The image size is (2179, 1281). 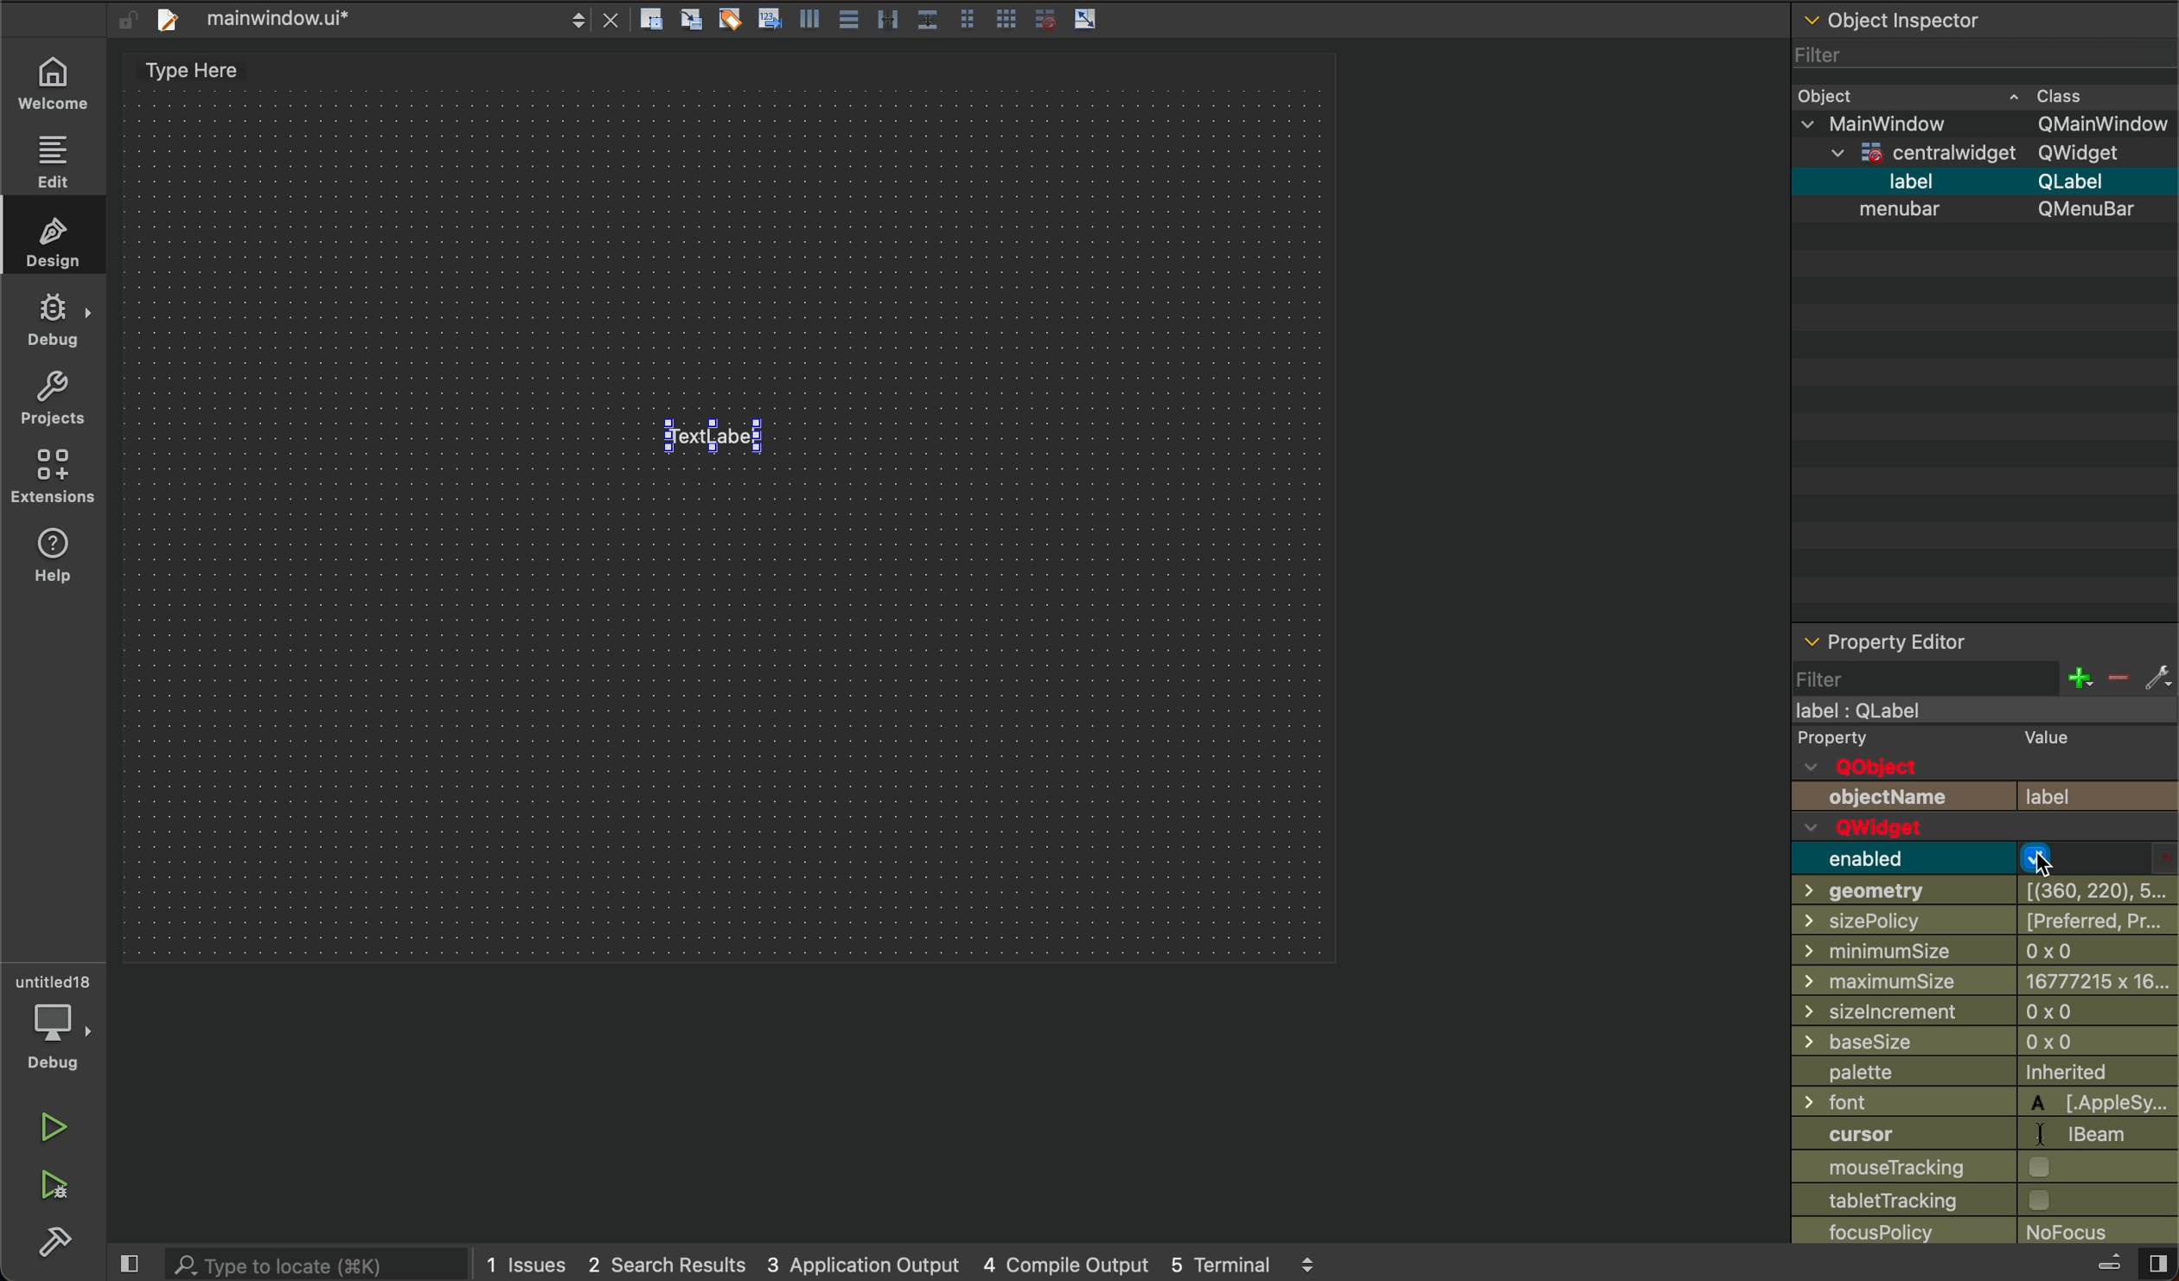 I want to click on cass, so click(x=2073, y=91).